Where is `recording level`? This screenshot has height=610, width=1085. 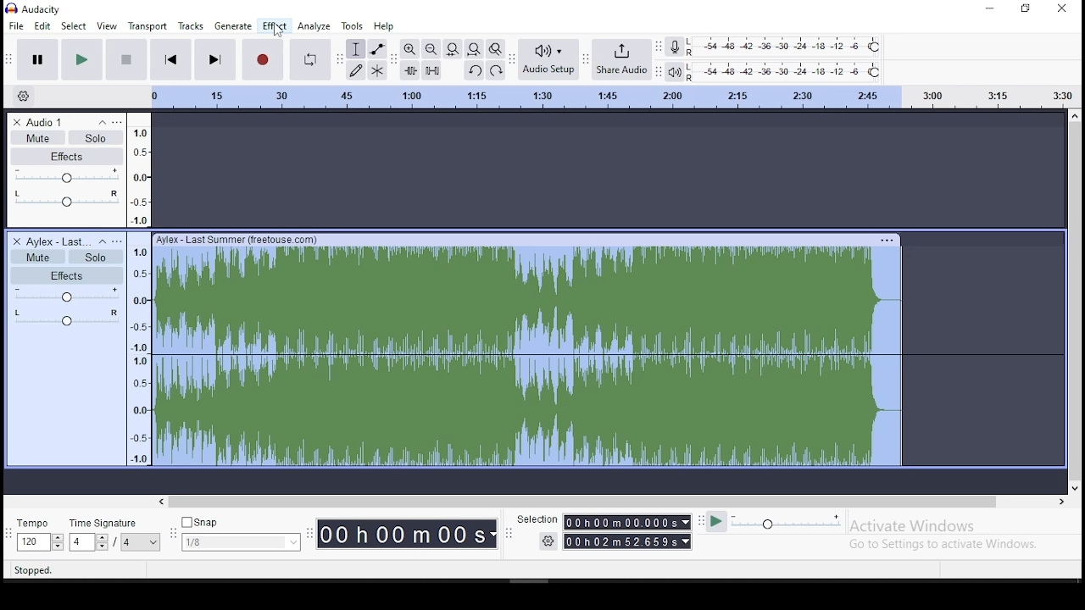 recording level is located at coordinates (787, 47).